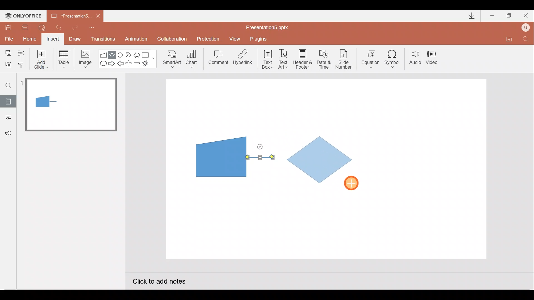 The image size is (534, 300). Describe the element at coordinates (52, 40) in the screenshot. I see `Insert` at that location.